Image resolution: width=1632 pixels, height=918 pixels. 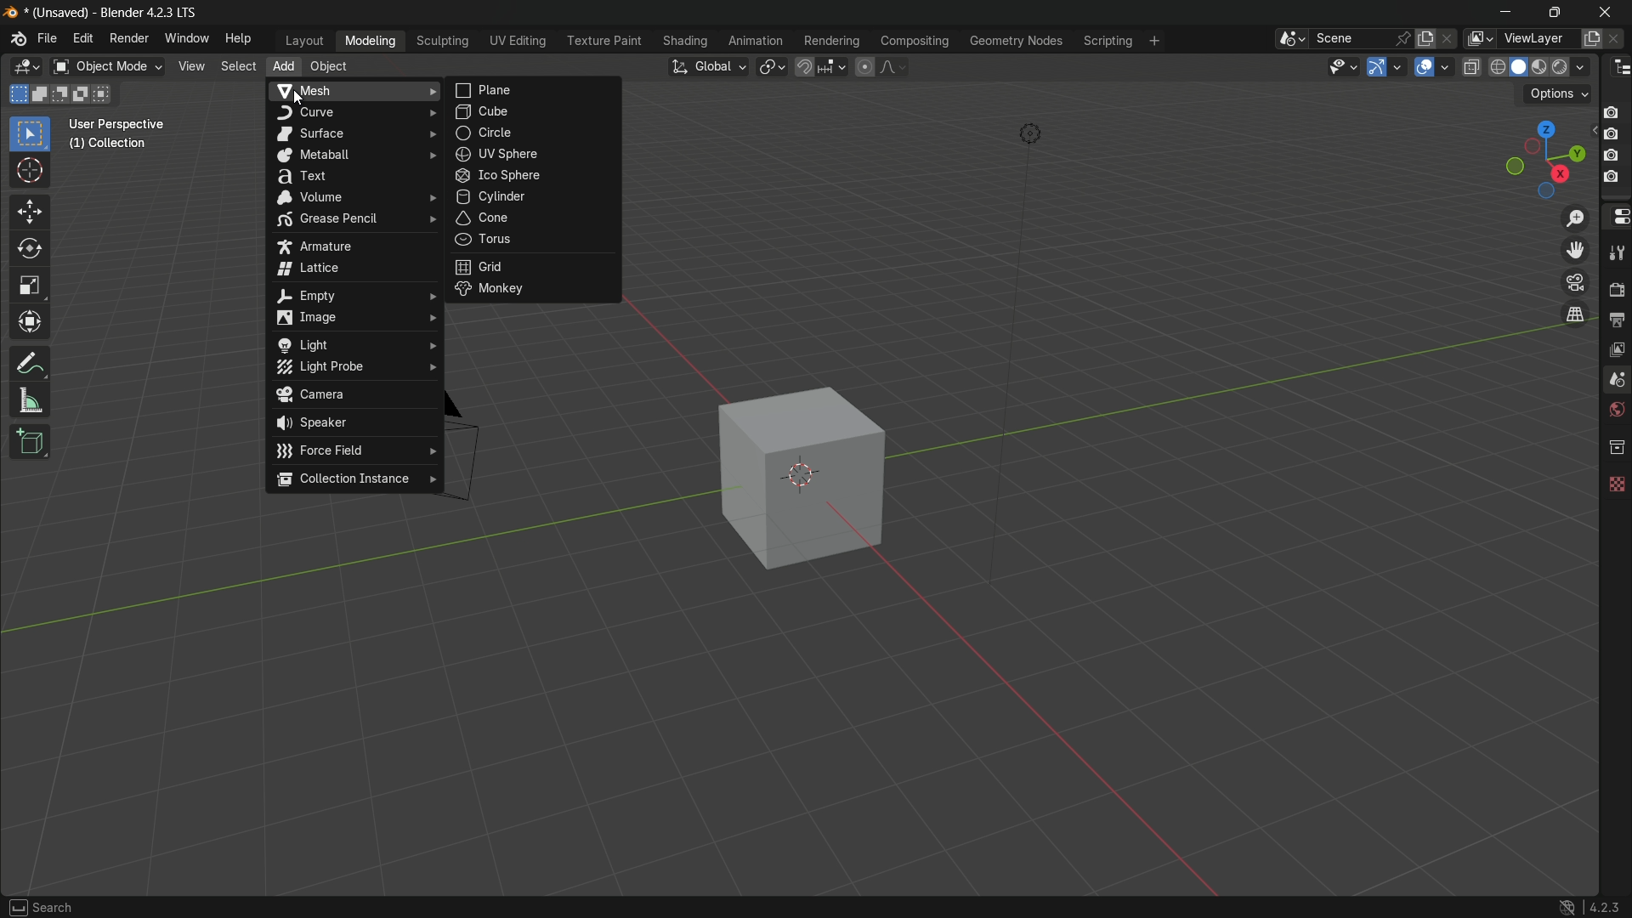 What do you see at coordinates (62, 93) in the screenshot?
I see `subtract existing selection` at bounding box center [62, 93].